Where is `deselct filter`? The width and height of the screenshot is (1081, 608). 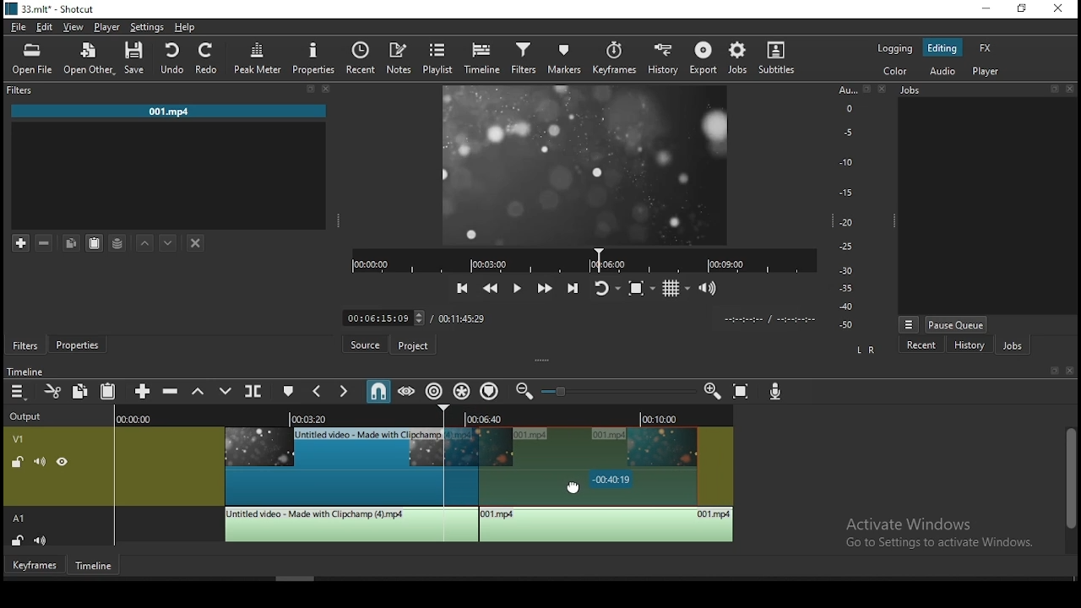 deselct filter is located at coordinates (196, 242).